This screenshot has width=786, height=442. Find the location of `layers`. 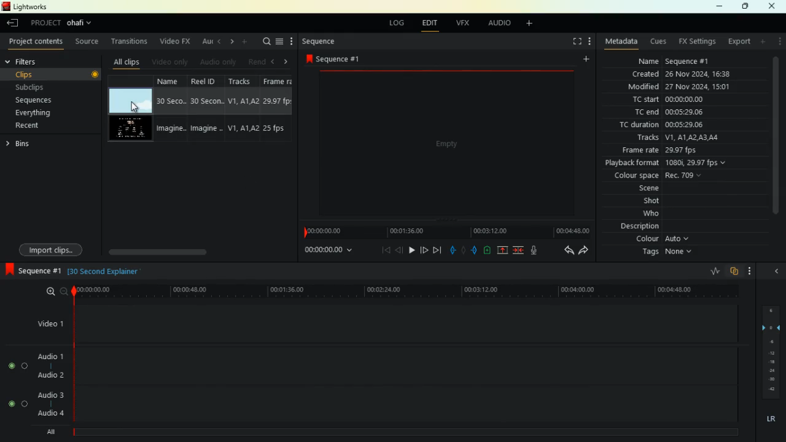

layers is located at coordinates (770, 351).